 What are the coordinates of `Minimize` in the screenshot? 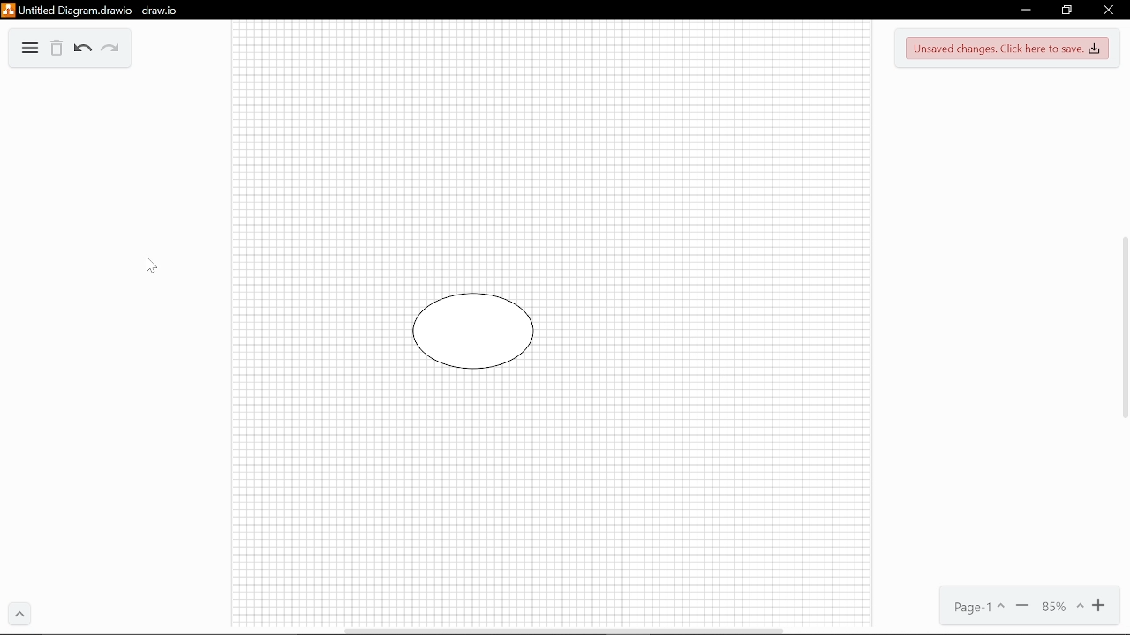 It's located at (1023, 11).